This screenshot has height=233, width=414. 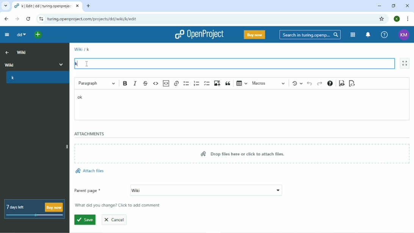 I want to click on Collapse project menu, so click(x=6, y=35).